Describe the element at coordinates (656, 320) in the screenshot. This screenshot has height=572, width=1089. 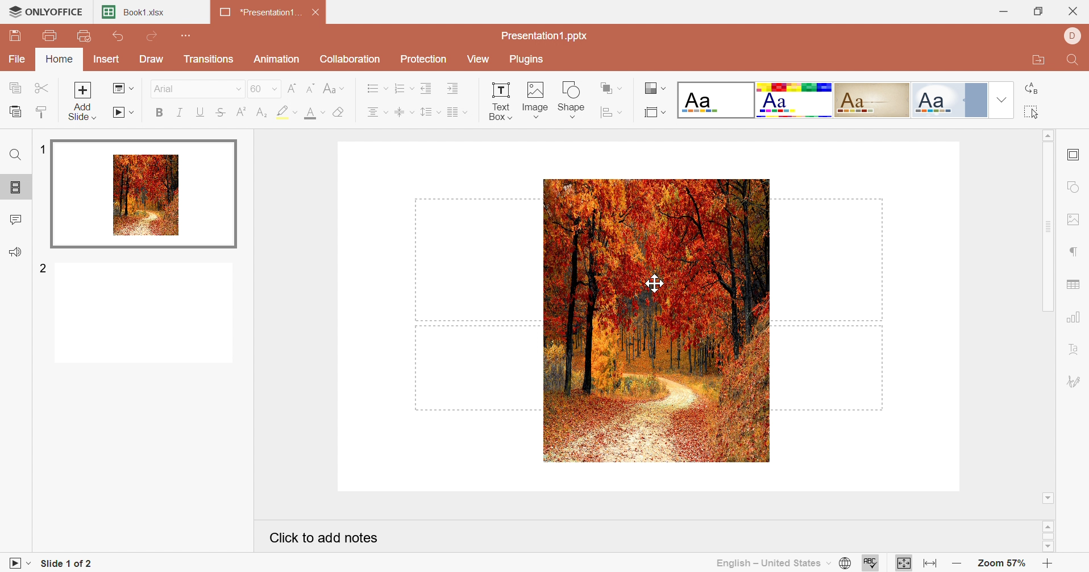
I see `Image` at that location.